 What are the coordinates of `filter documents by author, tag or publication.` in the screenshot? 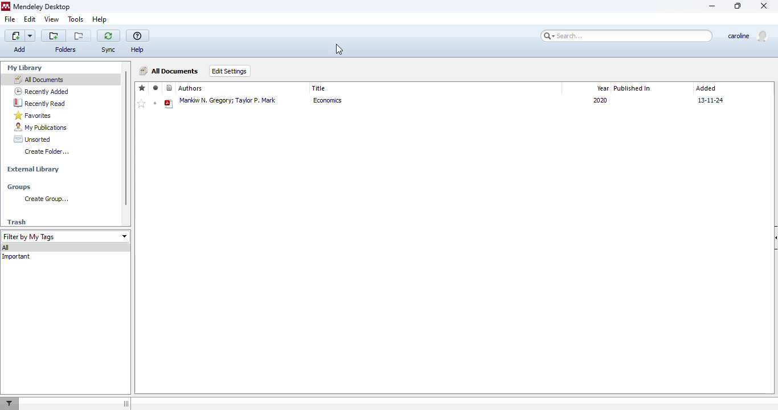 It's located at (10, 404).